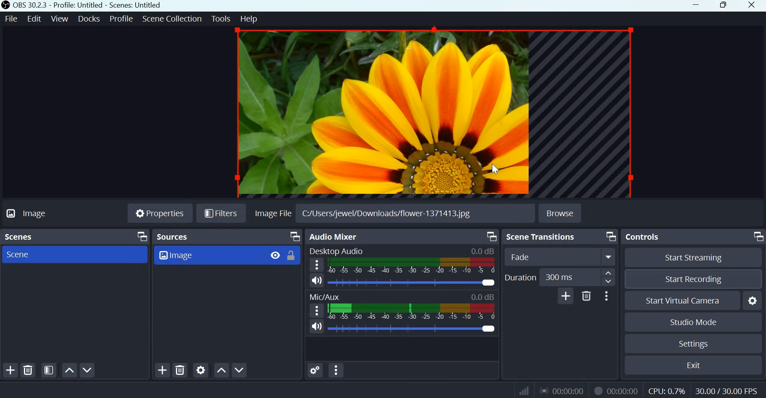 The image size is (766, 398). What do you see at coordinates (221, 18) in the screenshot?
I see `Tools` at bounding box center [221, 18].